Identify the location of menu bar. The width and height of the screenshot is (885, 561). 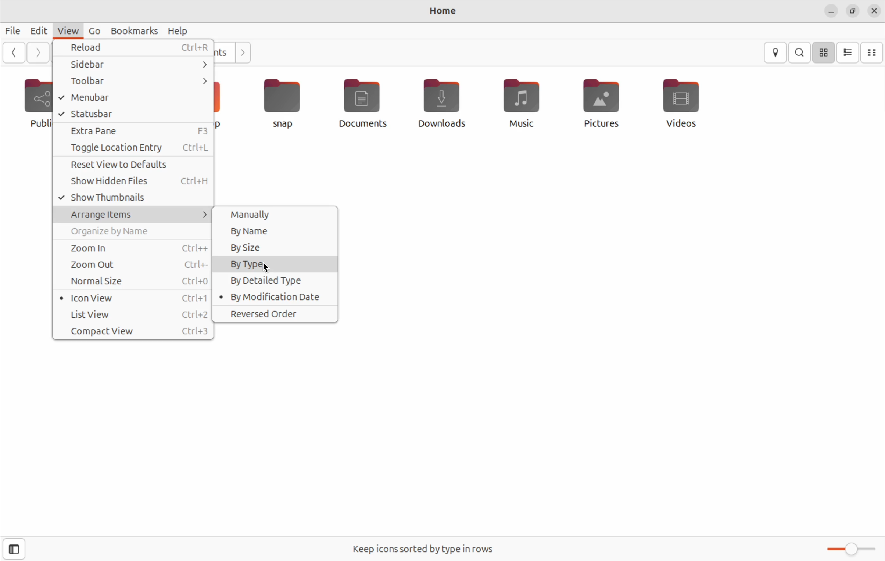
(135, 97).